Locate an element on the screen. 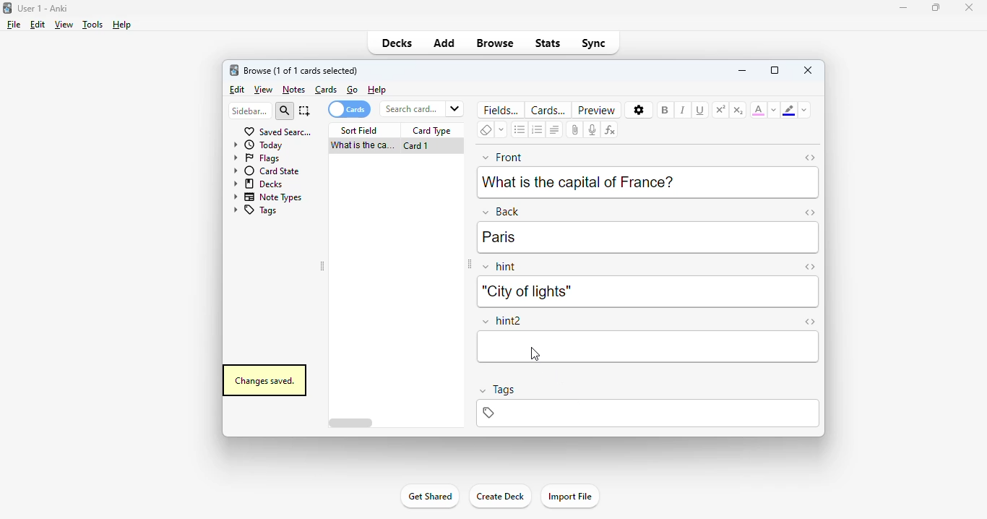  help is located at coordinates (121, 25).